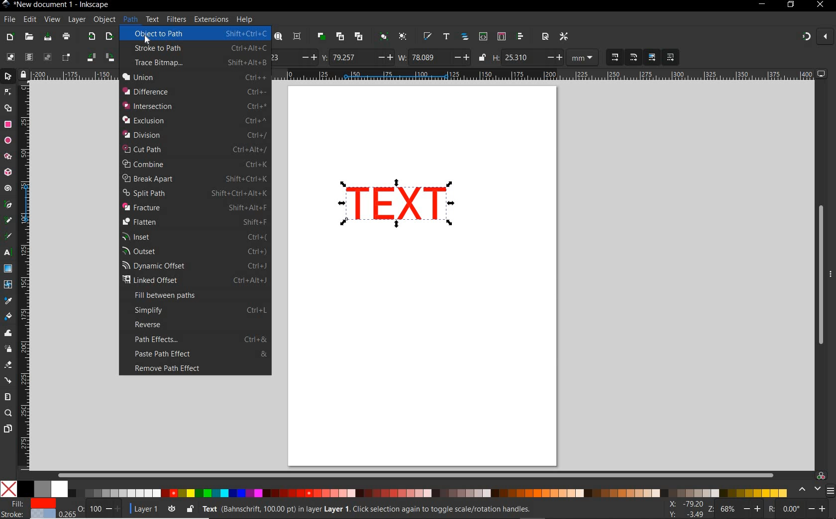 Image resolution: width=836 pixels, height=519 pixels. Describe the element at coordinates (8, 414) in the screenshot. I see `ZOOM TOOL` at that location.